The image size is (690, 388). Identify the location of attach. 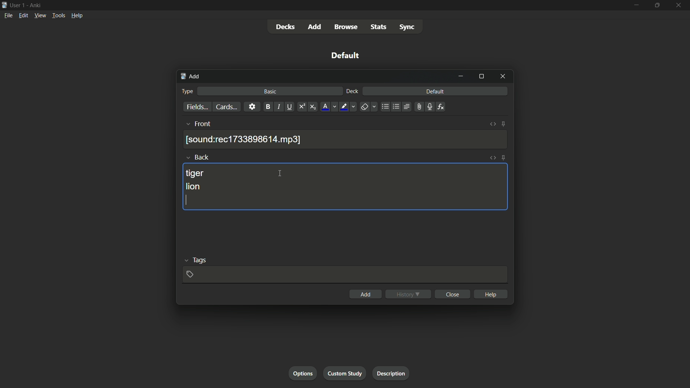
(418, 107).